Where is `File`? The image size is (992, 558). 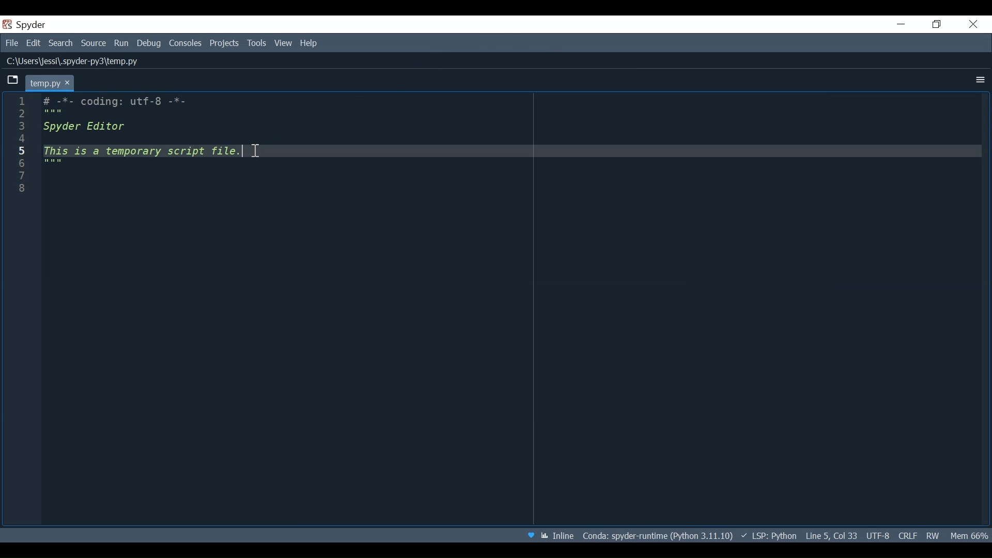 File is located at coordinates (11, 44).